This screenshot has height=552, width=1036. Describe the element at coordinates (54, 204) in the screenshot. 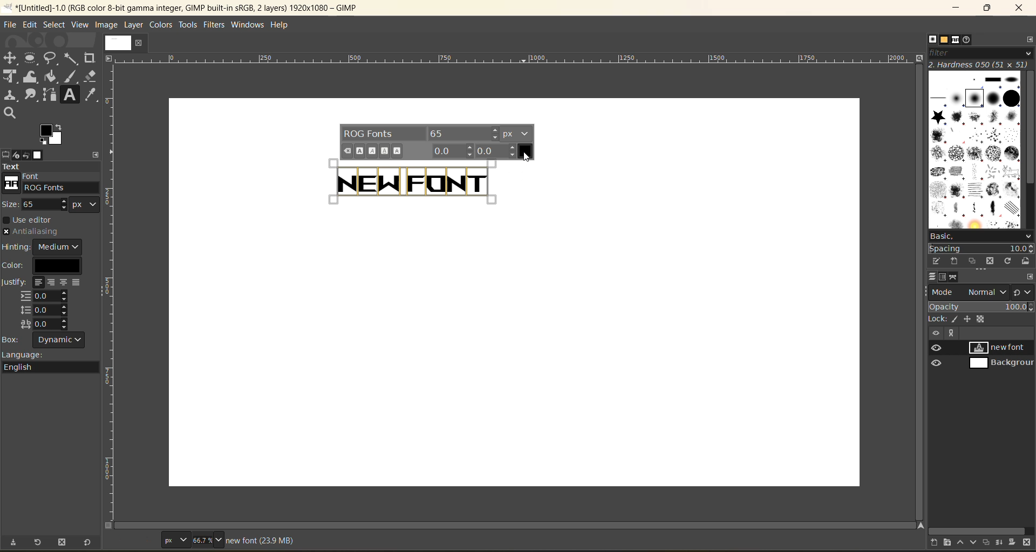

I see `size` at that location.